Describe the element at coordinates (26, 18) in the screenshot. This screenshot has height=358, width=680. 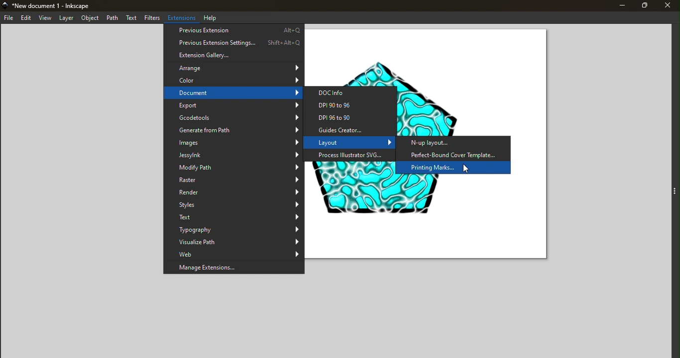
I see `Edit` at that location.